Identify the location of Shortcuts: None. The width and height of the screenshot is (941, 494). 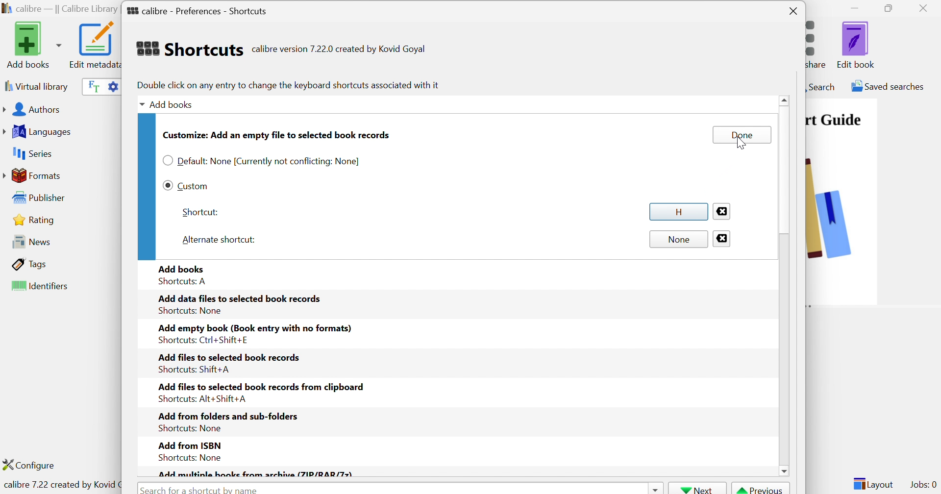
(190, 311).